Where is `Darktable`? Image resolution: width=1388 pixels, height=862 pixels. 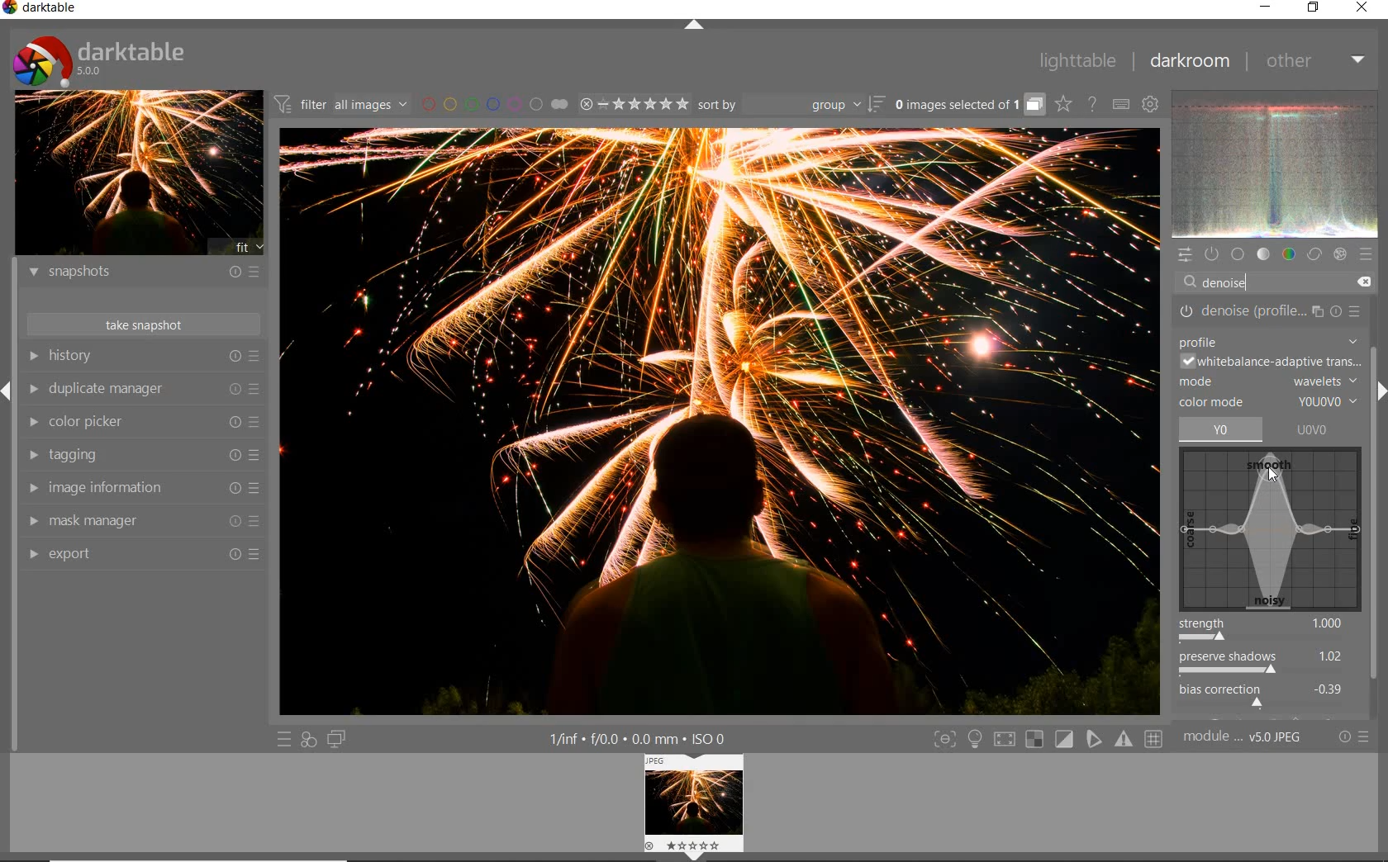 Darktable is located at coordinates (41, 9).